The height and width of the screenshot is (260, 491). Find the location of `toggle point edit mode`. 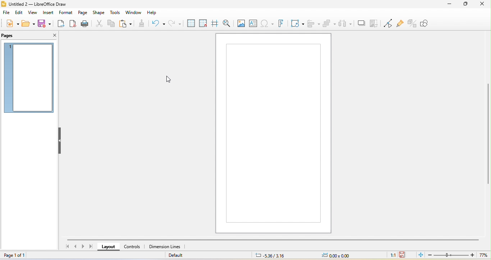

toggle point edit mode is located at coordinates (387, 23).